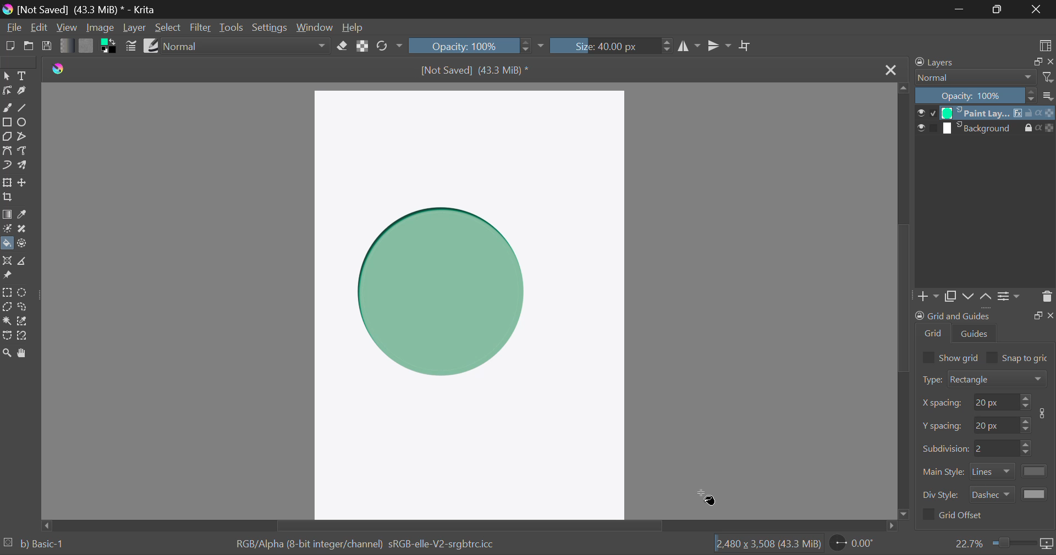 This screenshot has width=1056, height=555. What do you see at coordinates (23, 308) in the screenshot?
I see `Freehand Selection` at bounding box center [23, 308].